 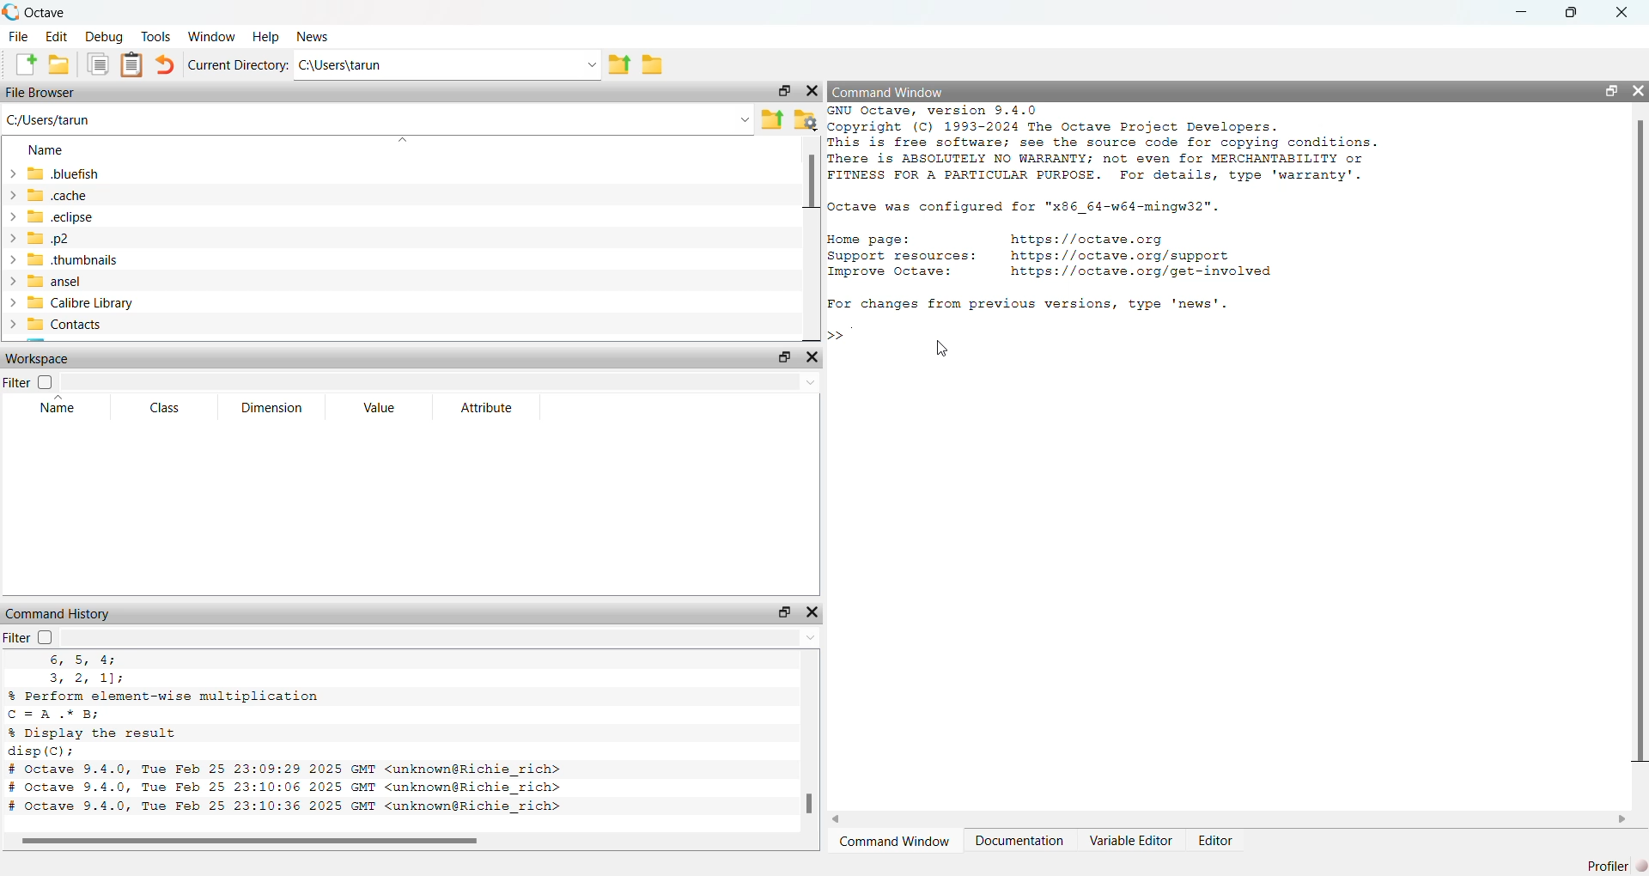 What do you see at coordinates (98, 64) in the screenshot?
I see `Documents` at bounding box center [98, 64].